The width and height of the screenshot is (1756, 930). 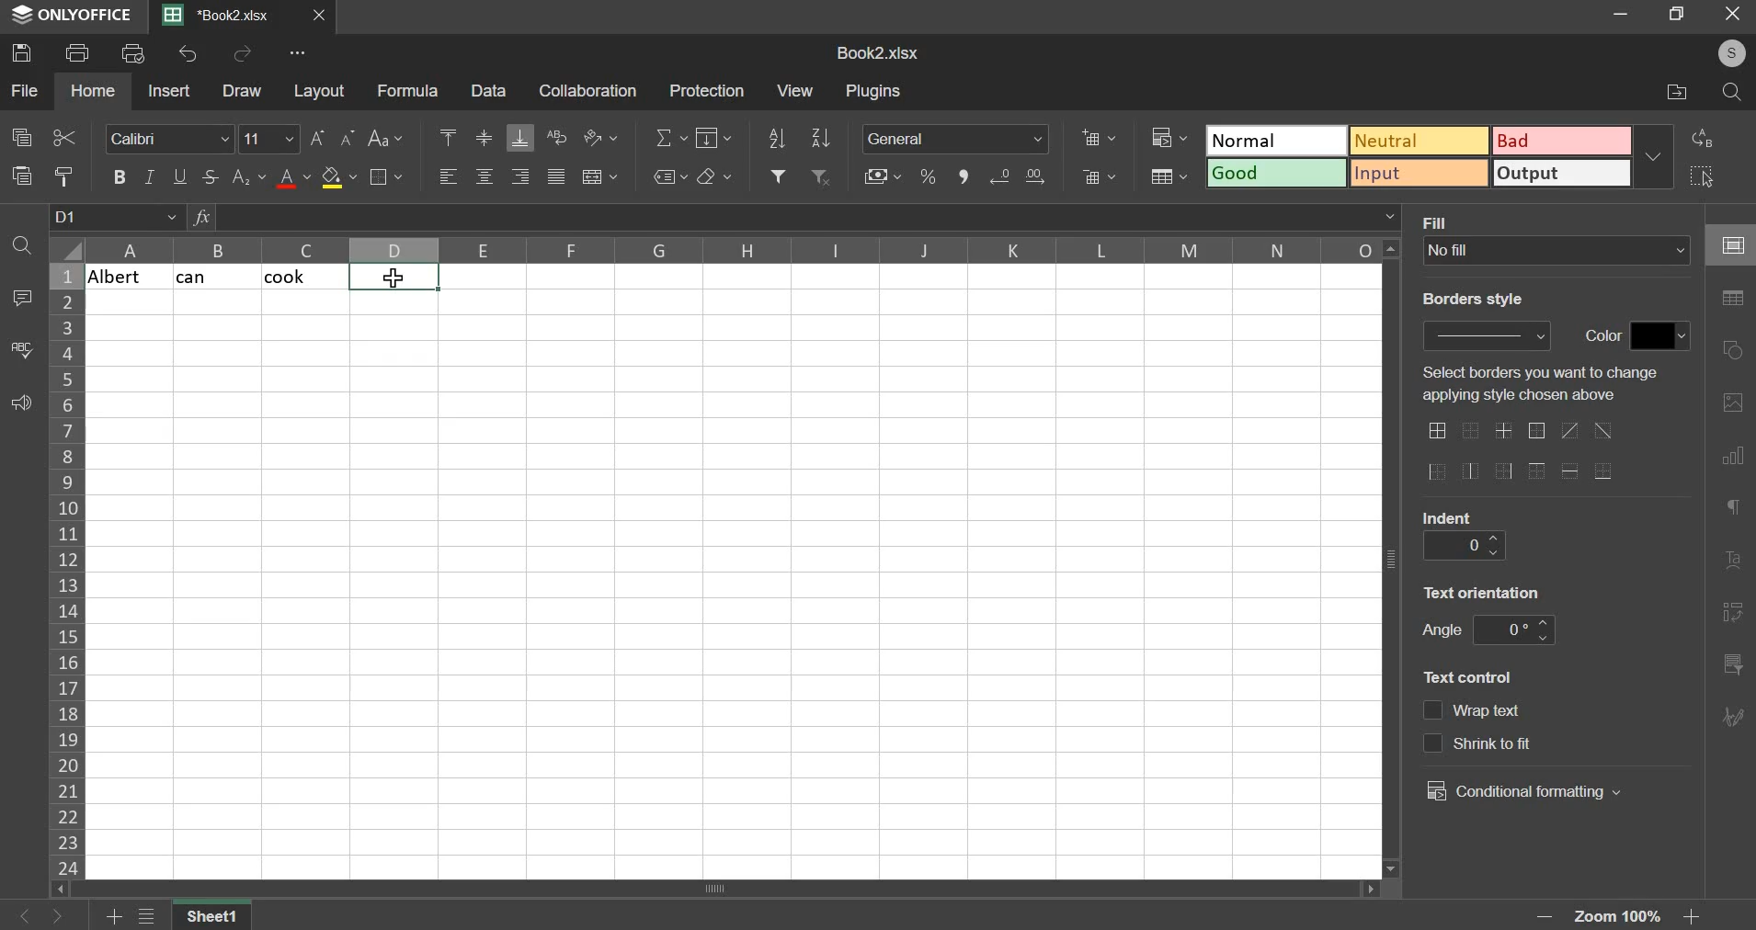 I want to click on feedback, so click(x=21, y=404).